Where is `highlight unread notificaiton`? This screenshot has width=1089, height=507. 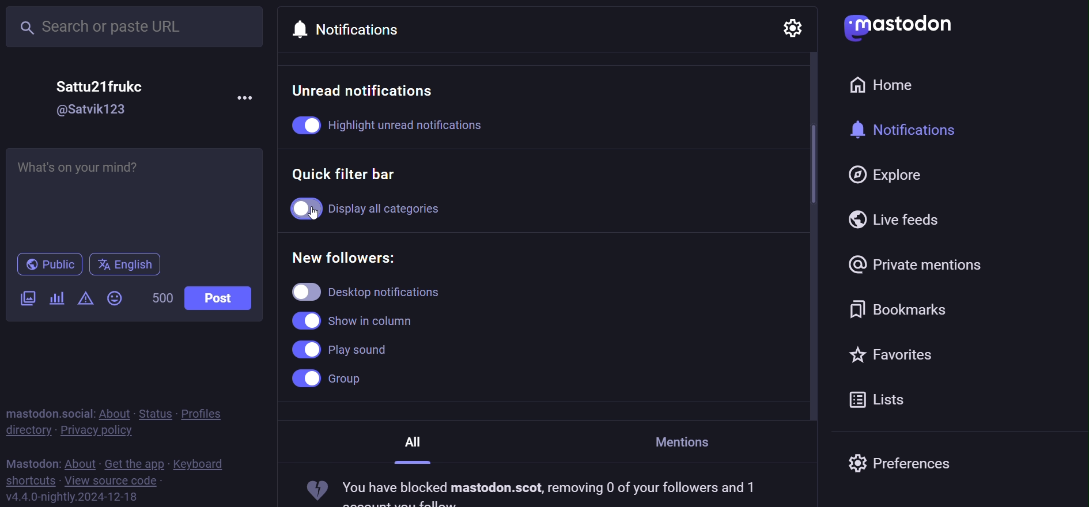
highlight unread notificaiton is located at coordinates (404, 125).